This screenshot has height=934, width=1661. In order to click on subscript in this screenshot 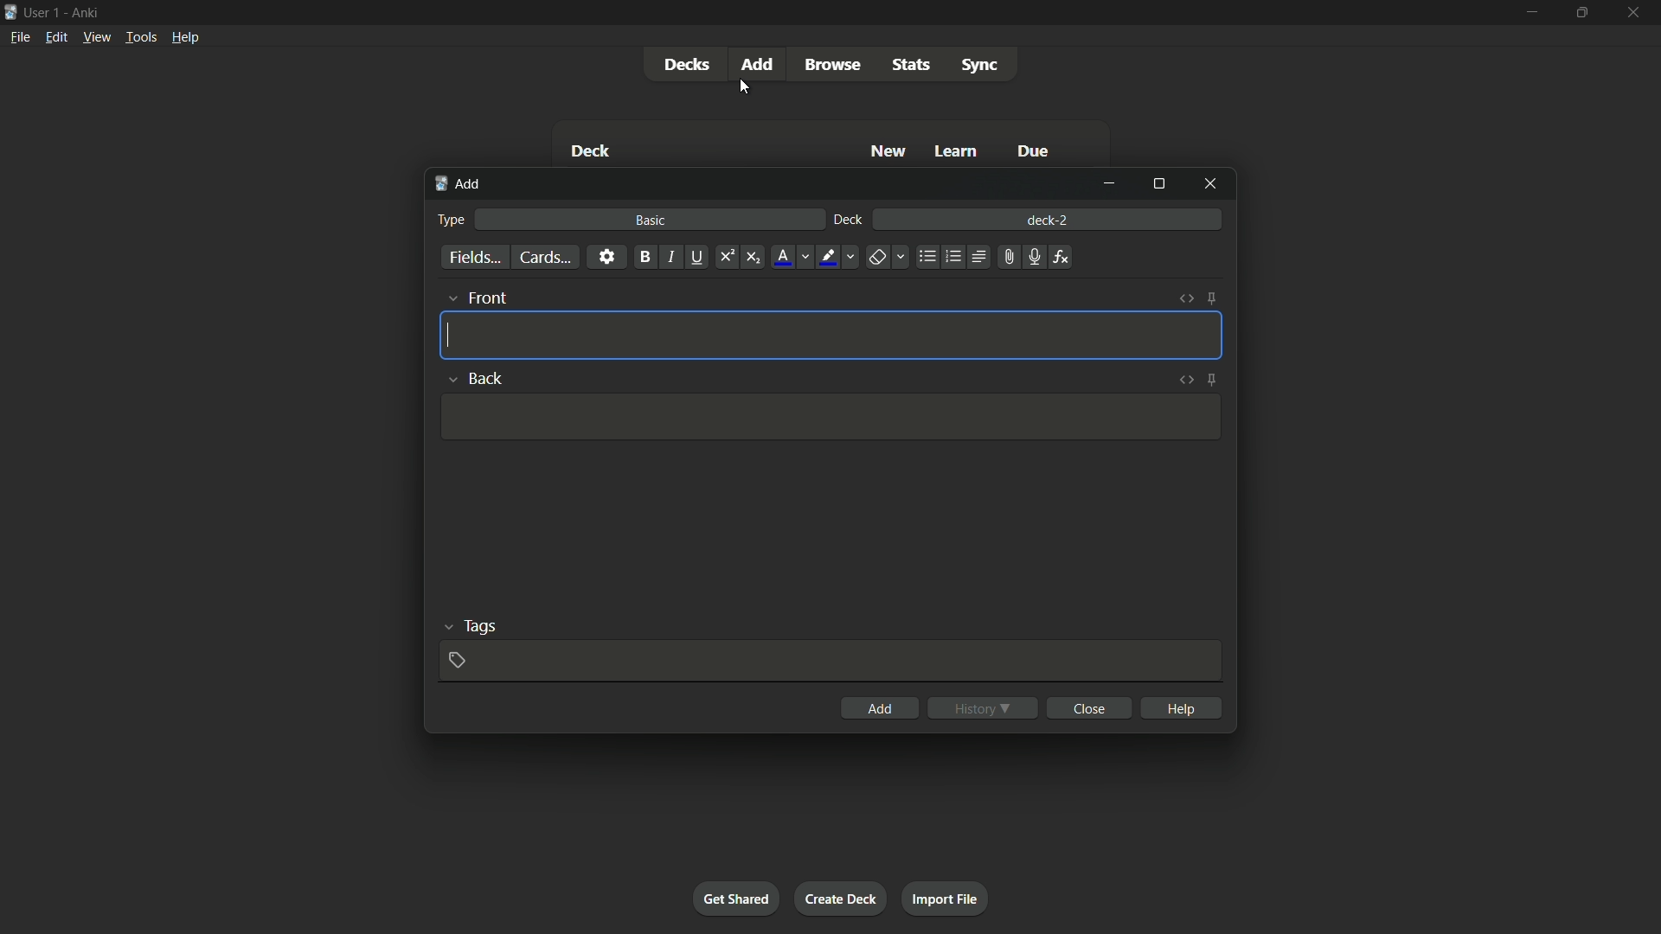, I will do `click(753, 258)`.